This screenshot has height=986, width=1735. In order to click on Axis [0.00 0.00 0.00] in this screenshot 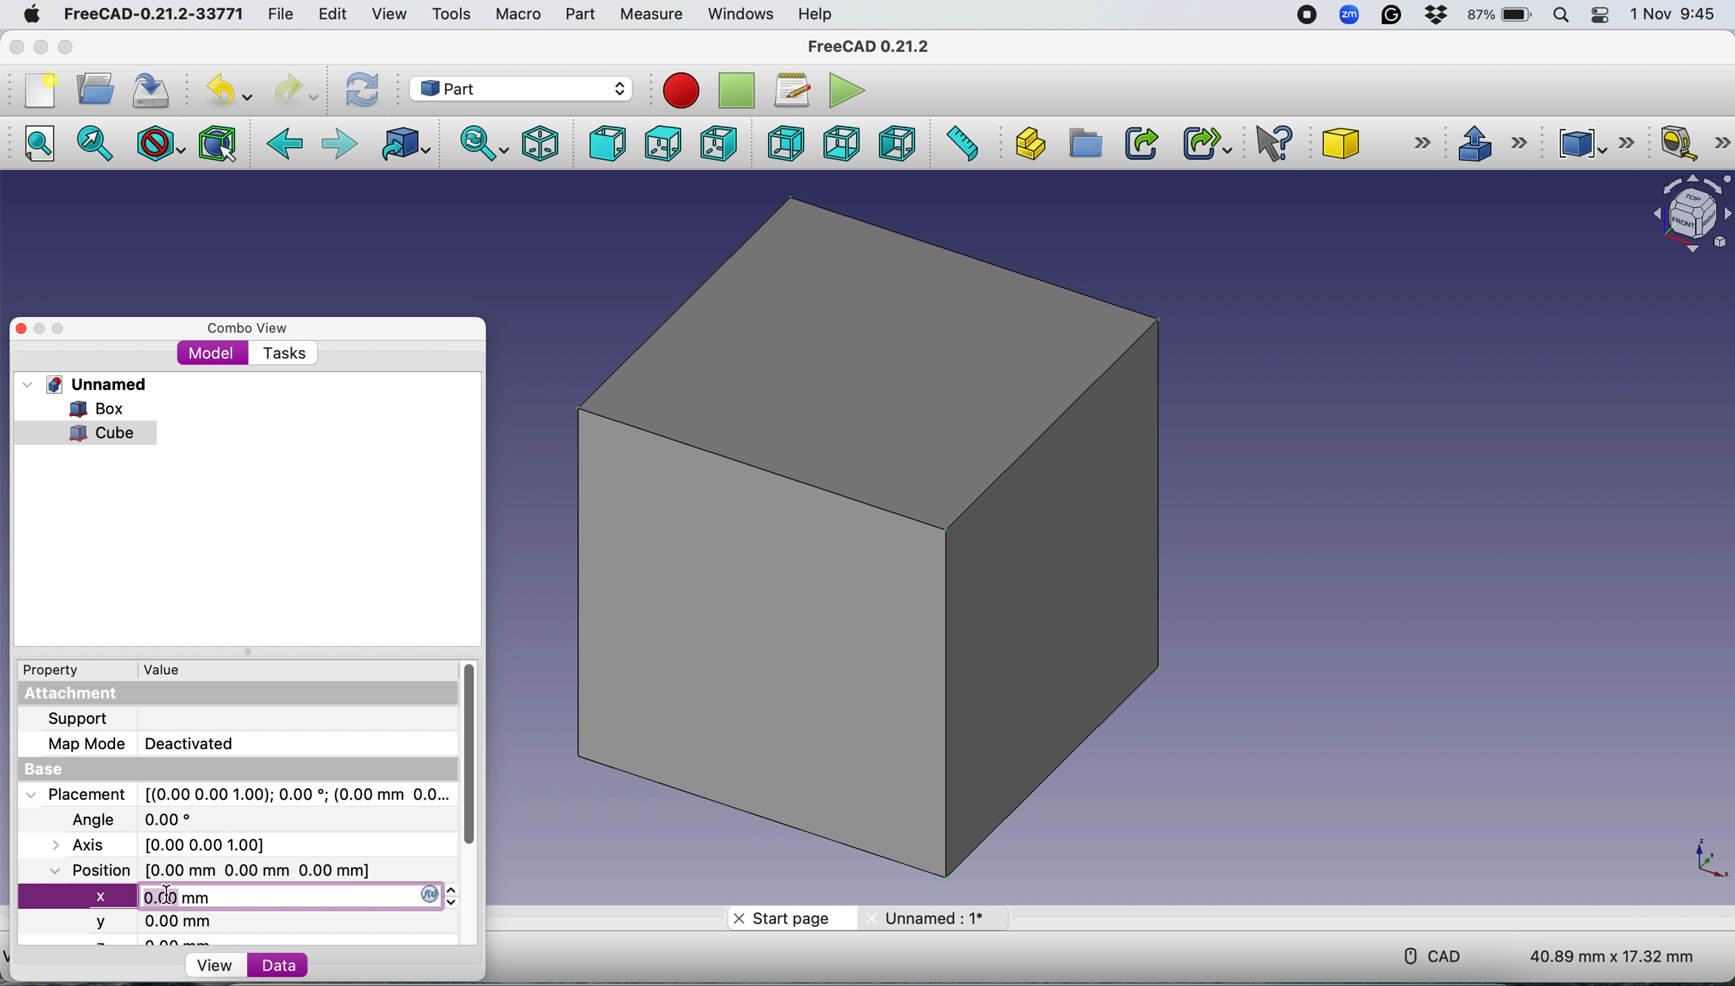, I will do `click(171, 844)`.